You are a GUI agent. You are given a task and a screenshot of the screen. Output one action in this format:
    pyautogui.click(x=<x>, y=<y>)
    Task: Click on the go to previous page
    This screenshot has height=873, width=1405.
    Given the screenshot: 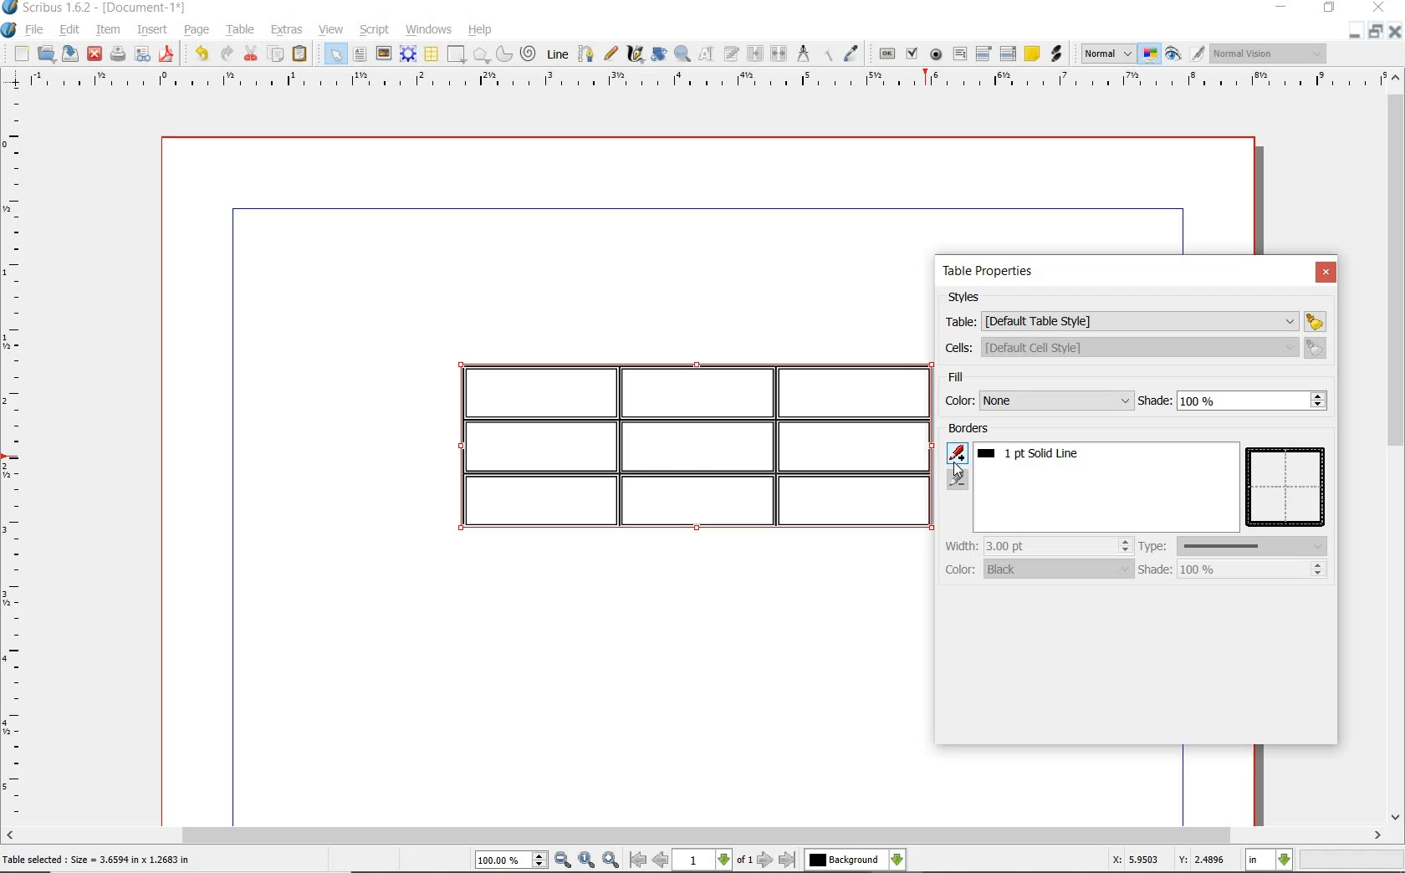 What is the action you would take?
    pyautogui.click(x=661, y=860)
    